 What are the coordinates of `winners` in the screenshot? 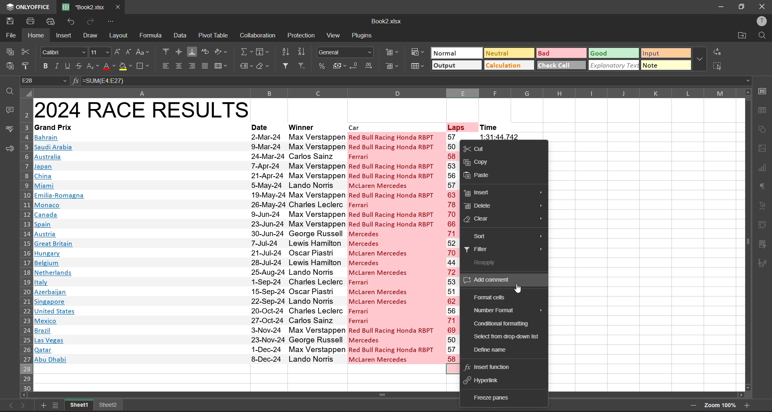 It's located at (316, 248).